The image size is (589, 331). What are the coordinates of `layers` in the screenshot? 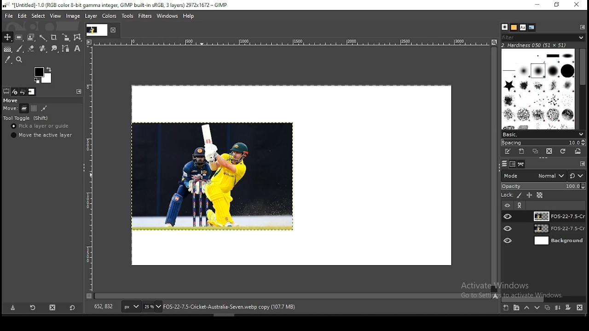 It's located at (503, 164).